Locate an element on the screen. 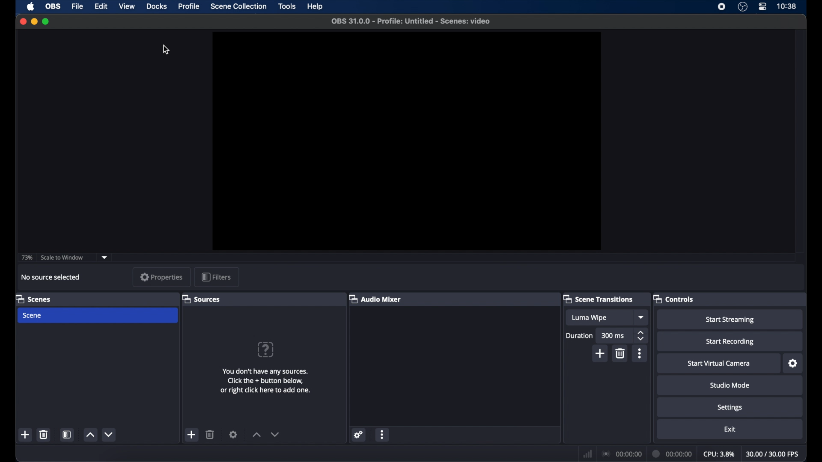 This screenshot has width=822, height=462. dropdown is located at coordinates (642, 317).